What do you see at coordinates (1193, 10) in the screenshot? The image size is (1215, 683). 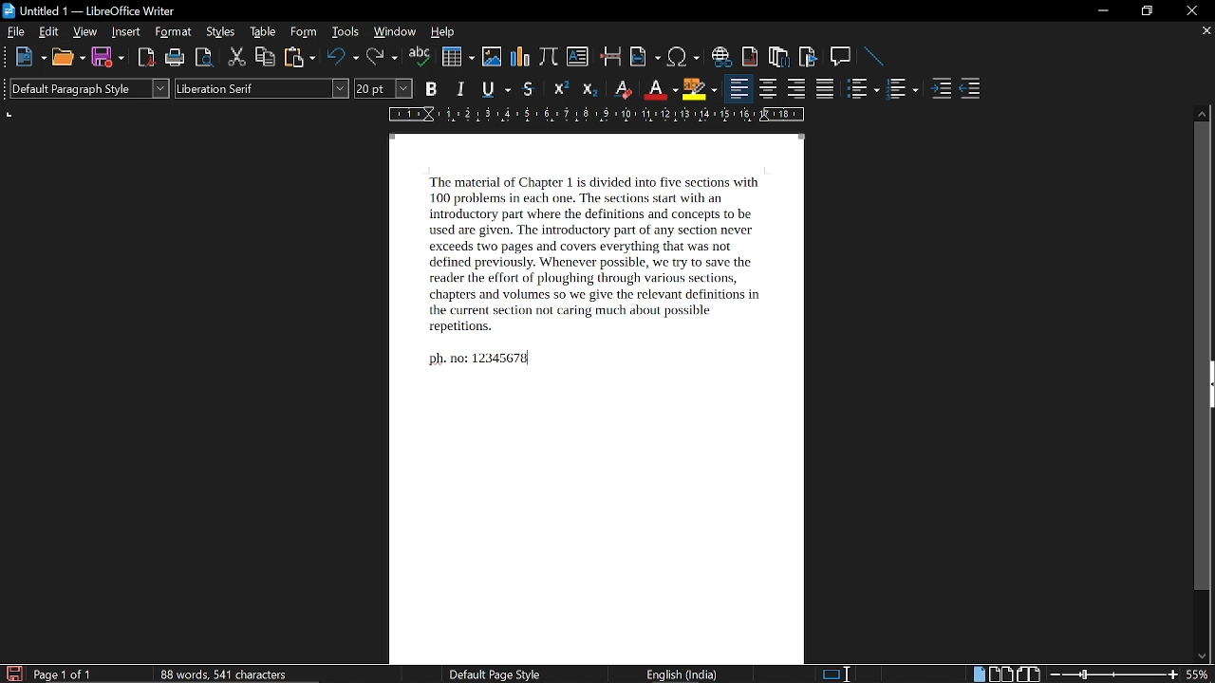 I see `close` at bounding box center [1193, 10].